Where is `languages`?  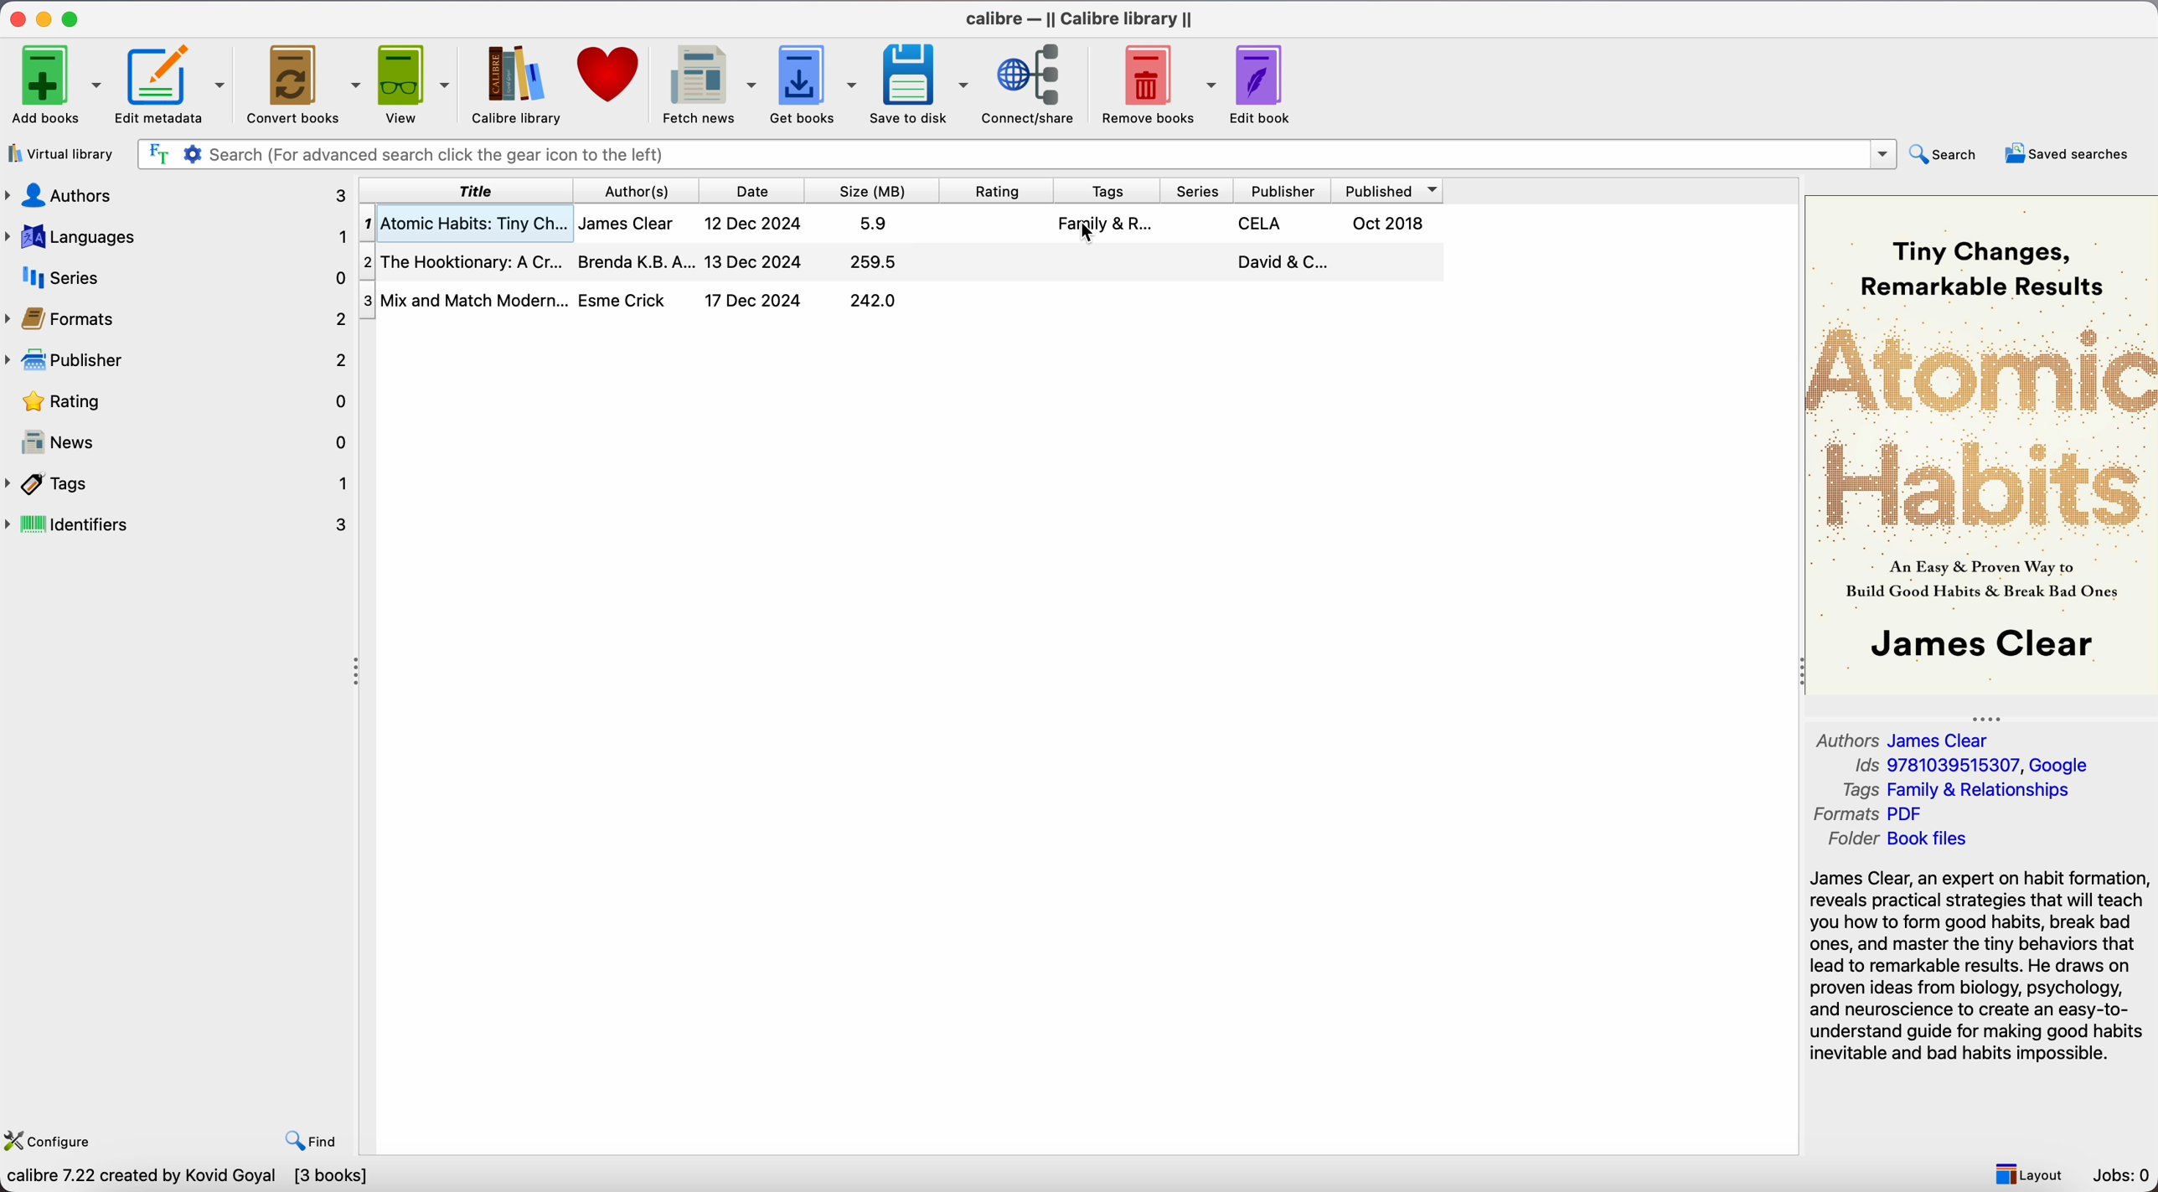 languages is located at coordinates (177, 236).